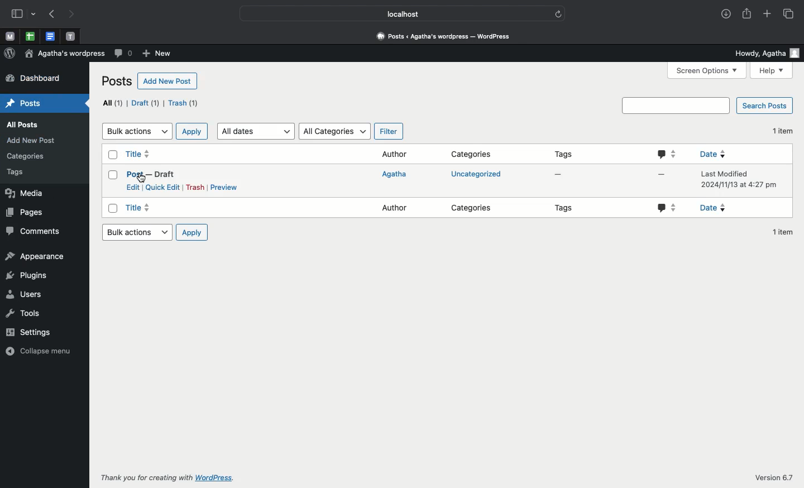  What do you see at coordinates (393, 154) in the screenshot?
I see `Author` at bounding box center [393, 154].